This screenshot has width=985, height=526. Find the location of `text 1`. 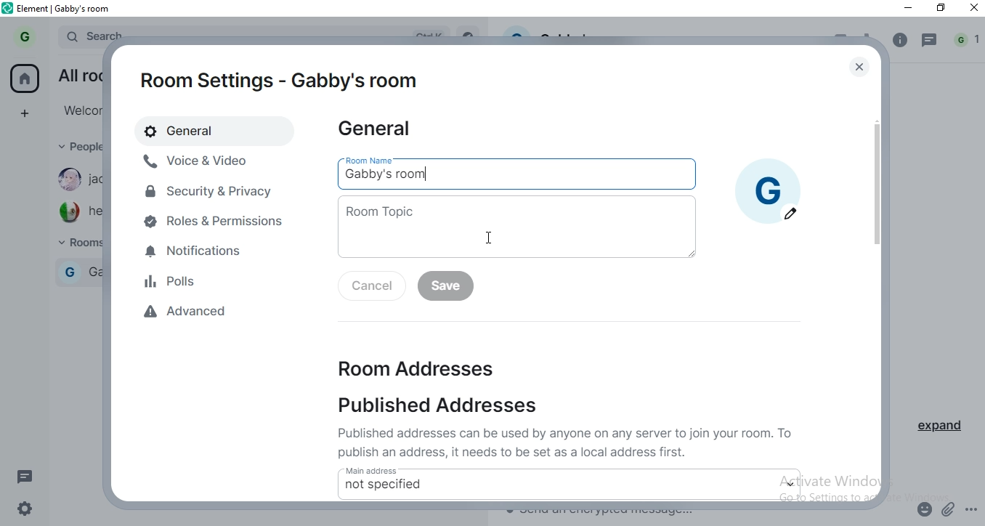

text 1 is located at coordinates (569, 442).